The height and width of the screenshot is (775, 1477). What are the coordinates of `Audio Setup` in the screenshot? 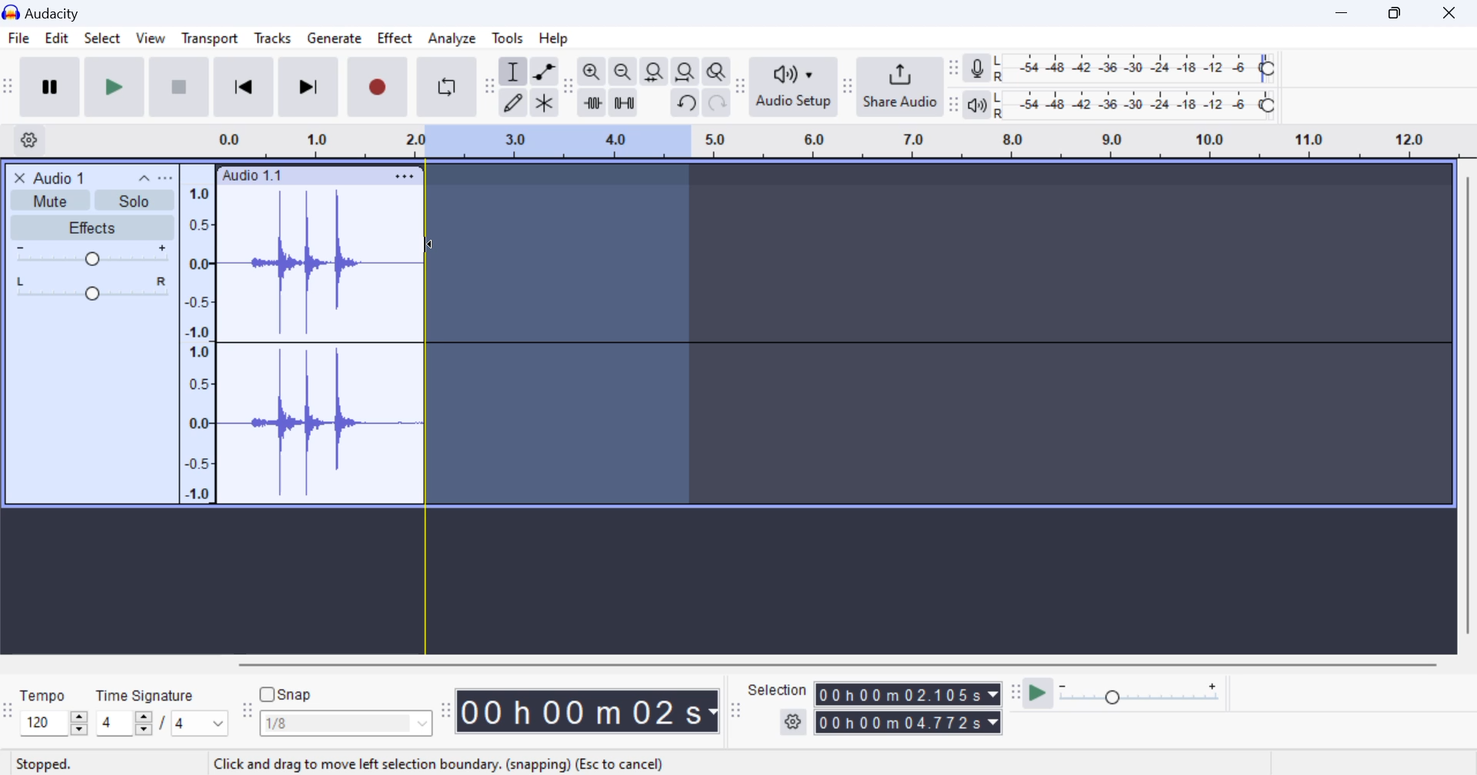 It's located at (792, 86).